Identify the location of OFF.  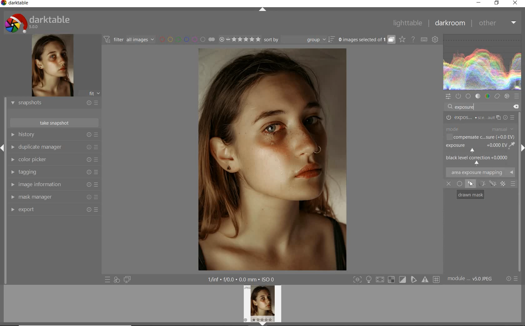
(449, 184).